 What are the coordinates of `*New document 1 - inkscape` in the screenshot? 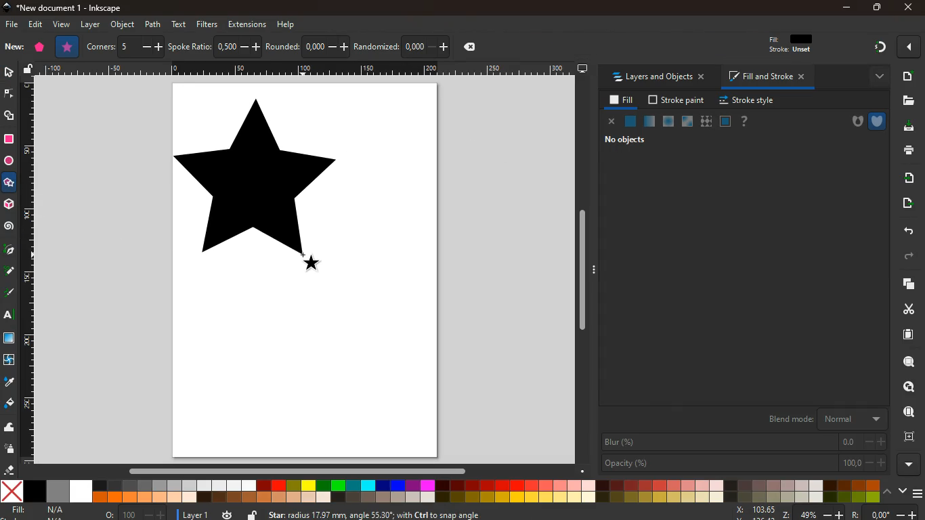 It's located at (69, 8).